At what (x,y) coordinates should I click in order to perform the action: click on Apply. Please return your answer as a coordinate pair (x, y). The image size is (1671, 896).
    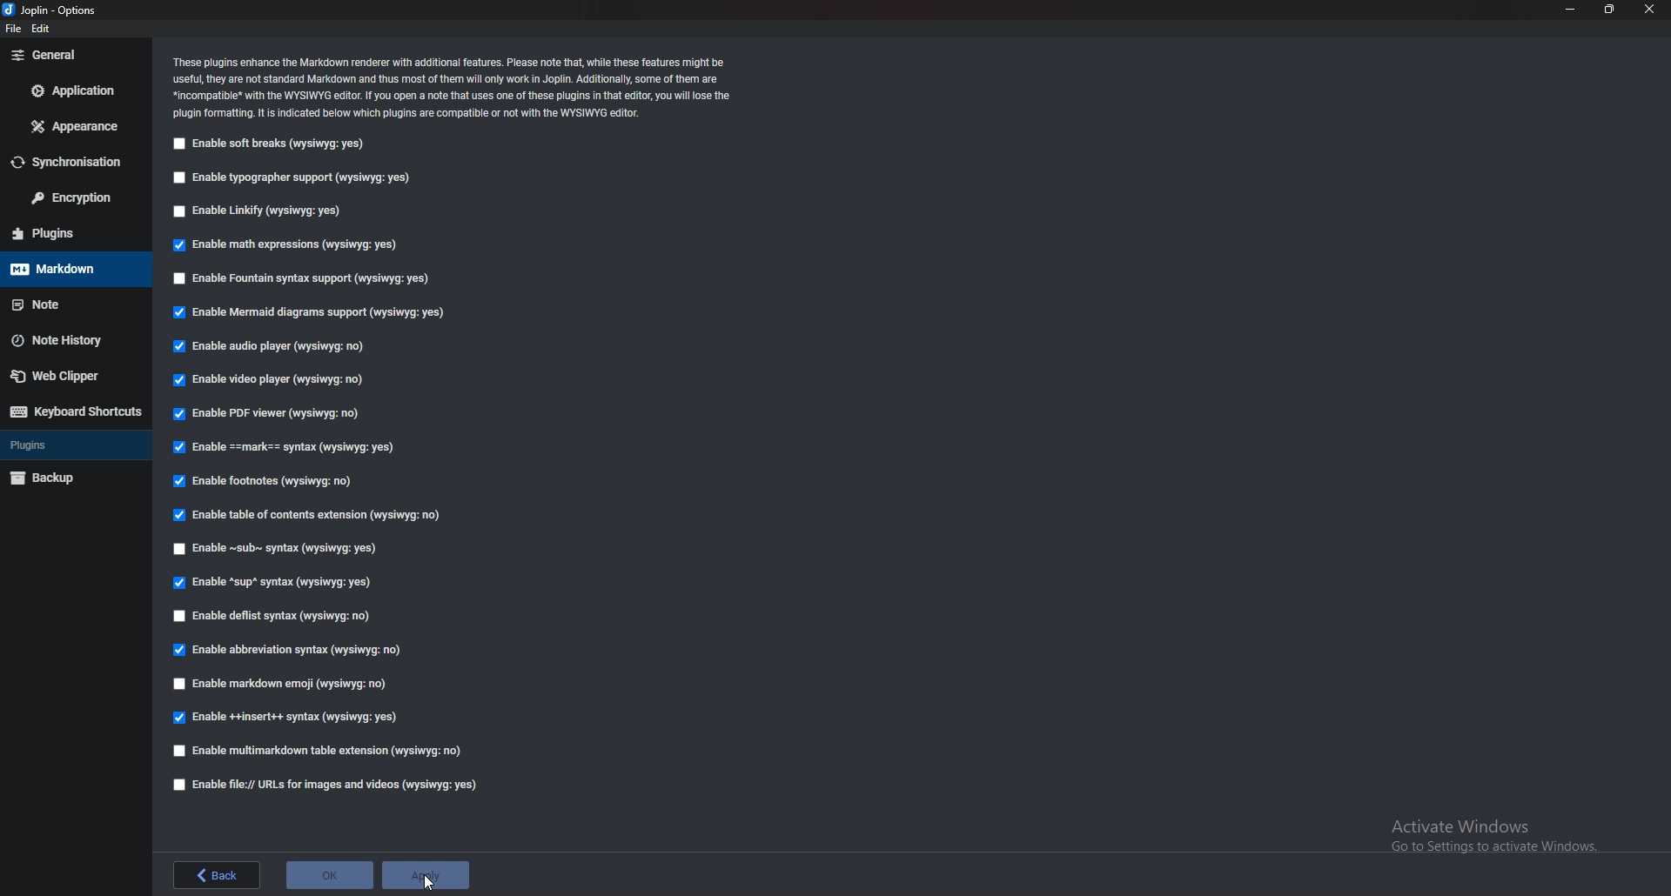
    Looking at the image, I should click on (426, 877).